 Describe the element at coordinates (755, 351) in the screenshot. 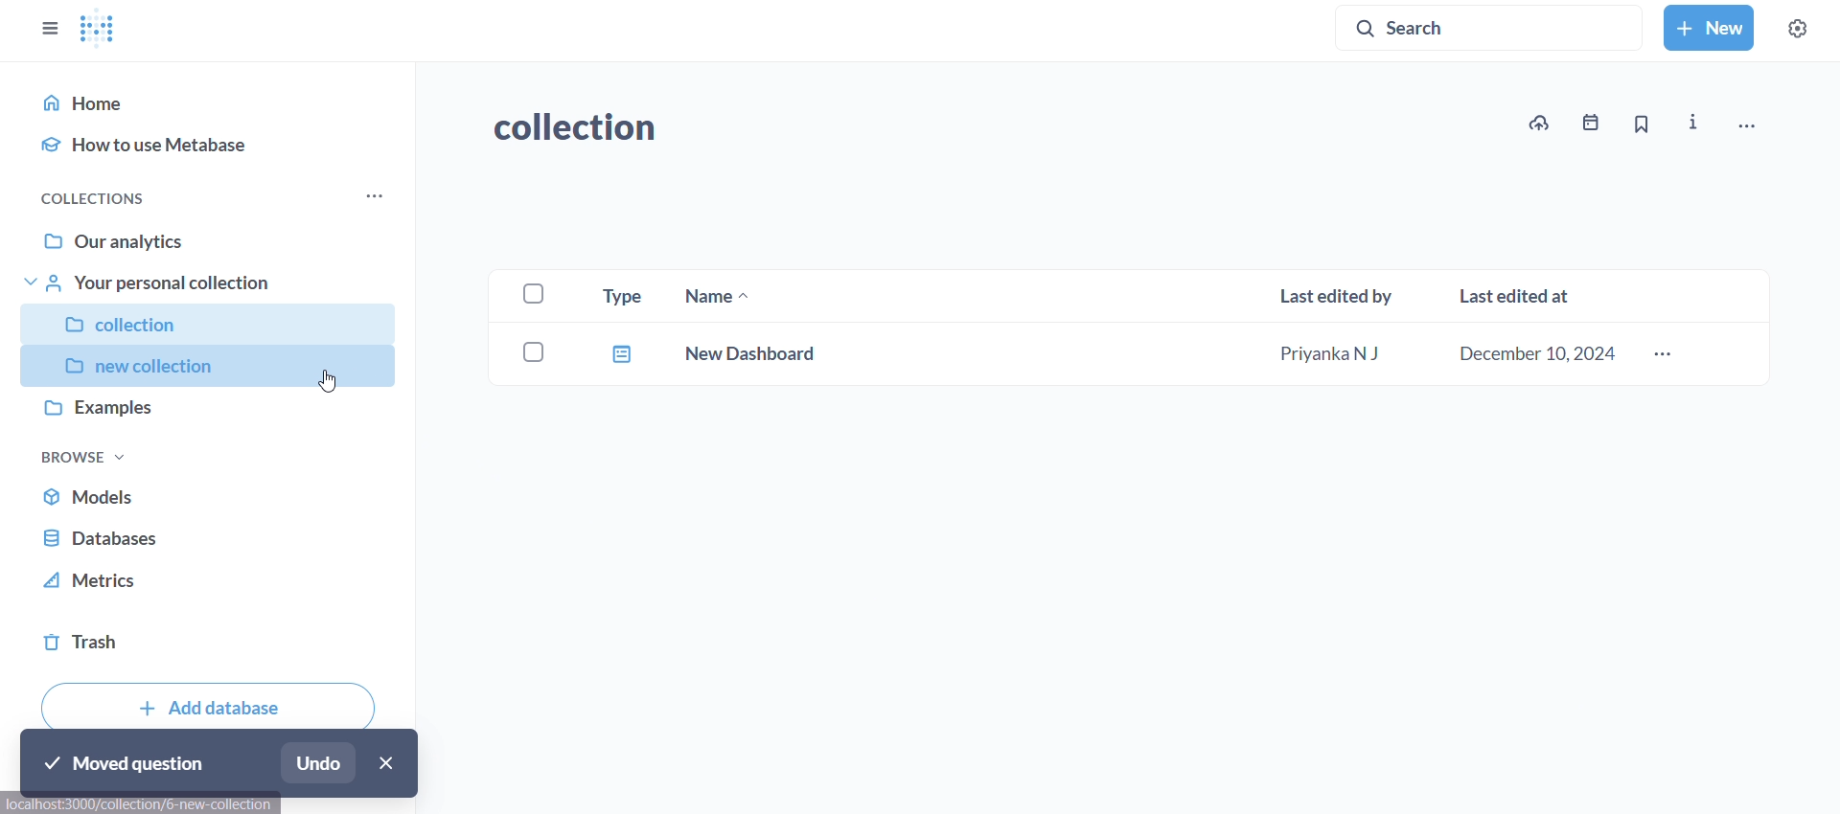

I see `newdashboard` at that location.